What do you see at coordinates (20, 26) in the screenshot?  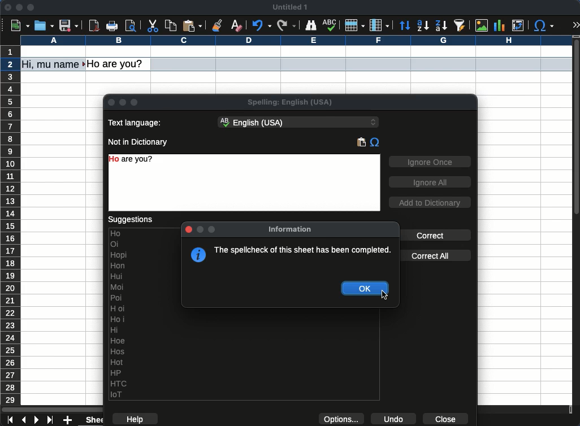 I see `new` at bounding box center [20, 26].